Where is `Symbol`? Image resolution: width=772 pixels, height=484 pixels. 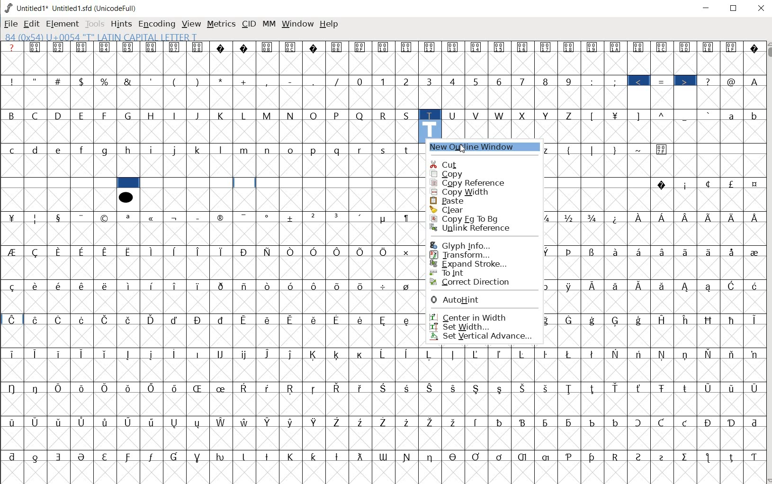 Symbol is located at coordinates (685, 423).